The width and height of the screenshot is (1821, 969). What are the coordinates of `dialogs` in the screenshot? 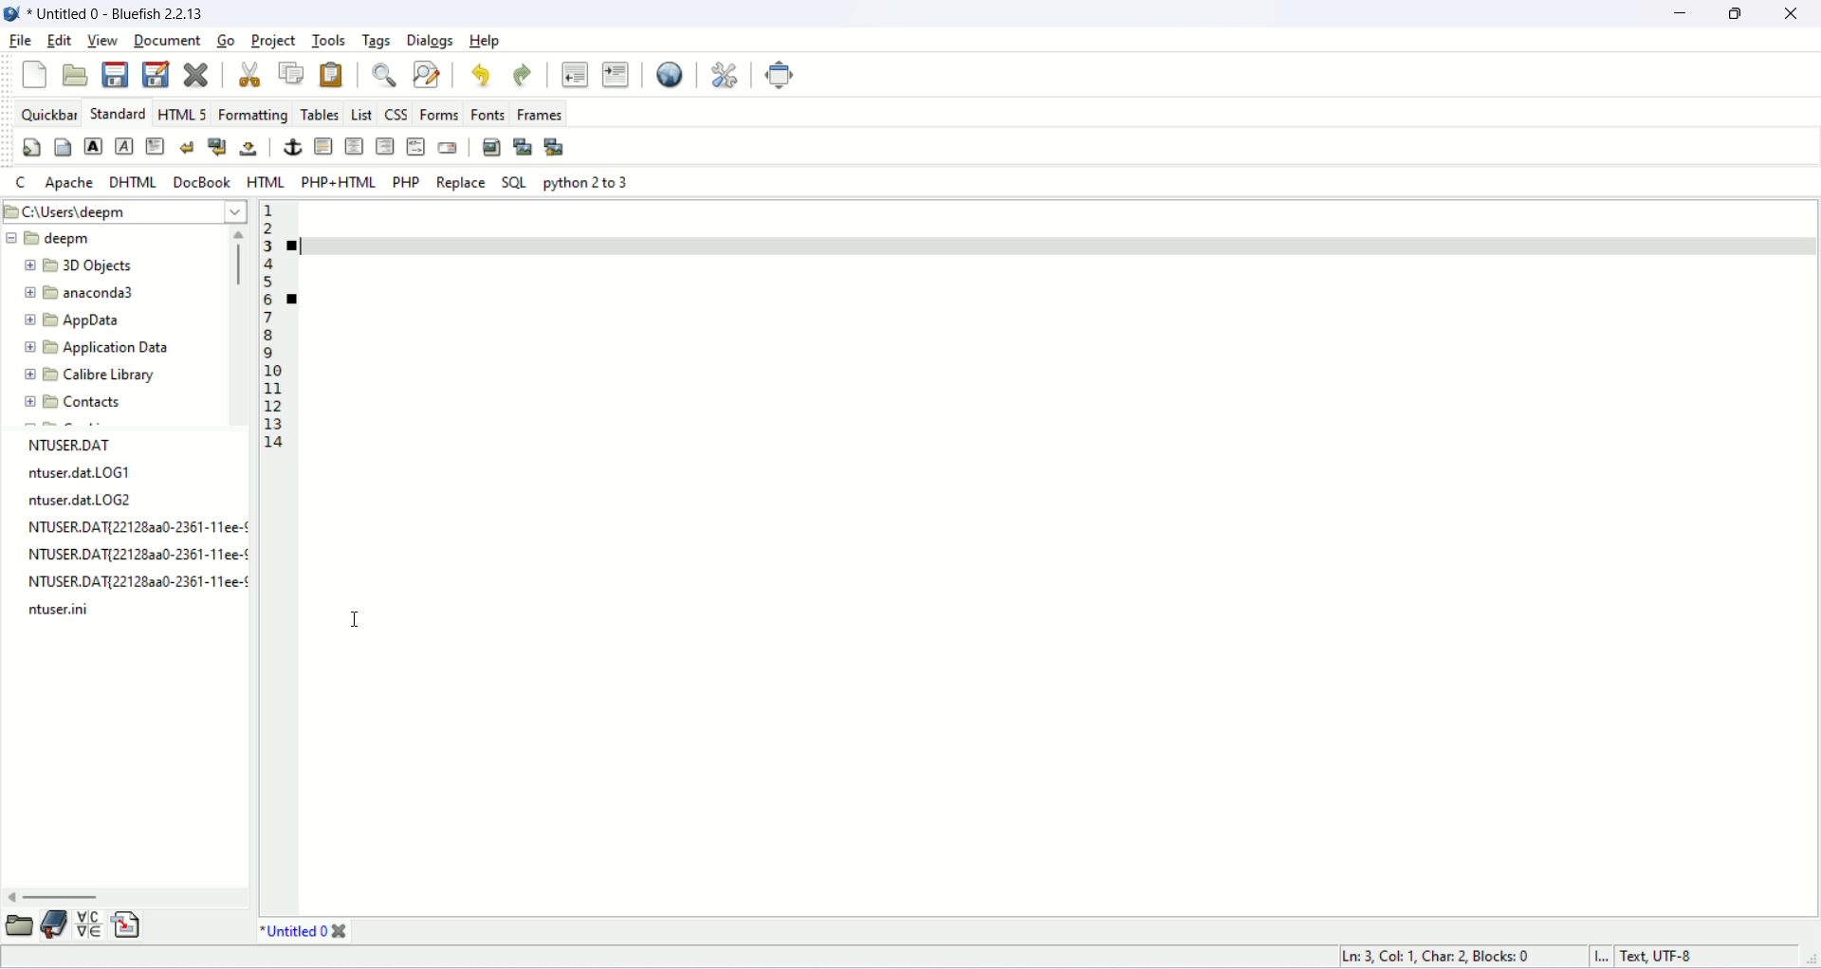 It's located at (432, 40).